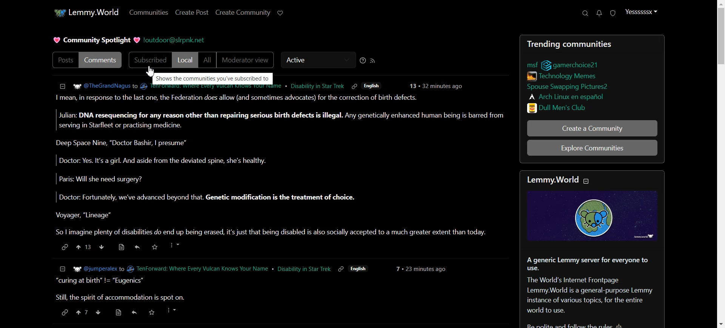  Describe the element at coordinates (102, 59) in the screenshot. I see `Comments` at that location.